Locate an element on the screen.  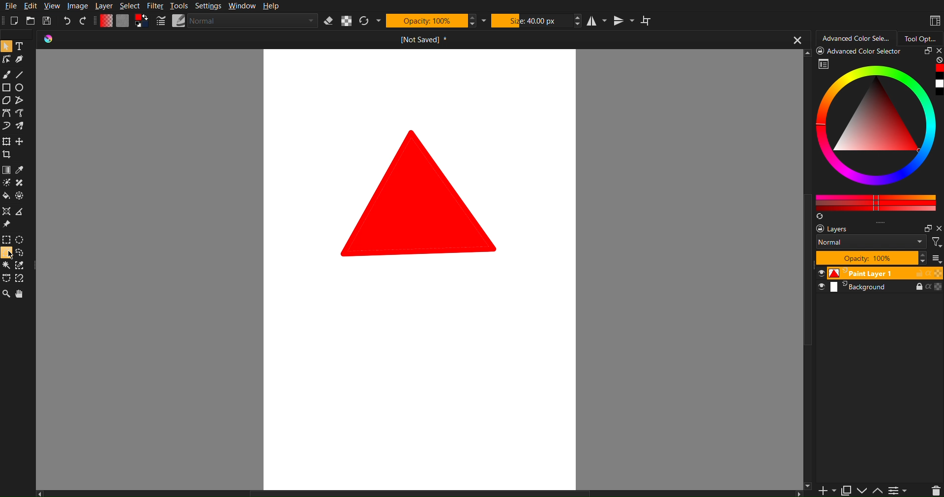
Angle is located at coordinates (21, 277).